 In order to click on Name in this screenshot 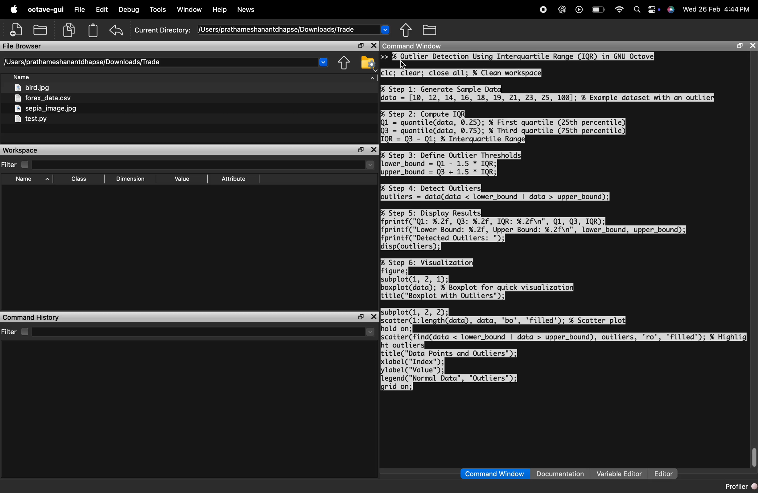, I will do `click(21, 76)`.